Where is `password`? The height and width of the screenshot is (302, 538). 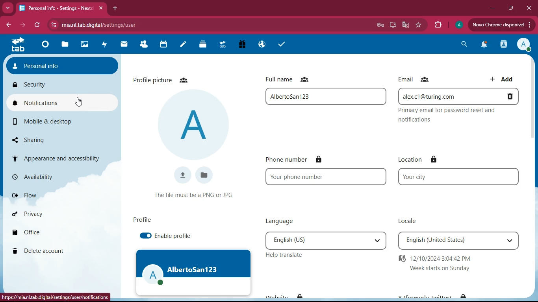 password is located at coordinates (381, 26).